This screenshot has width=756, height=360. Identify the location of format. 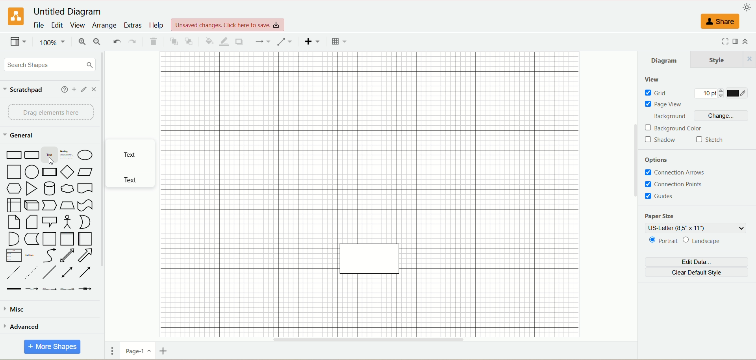
(734, 42).